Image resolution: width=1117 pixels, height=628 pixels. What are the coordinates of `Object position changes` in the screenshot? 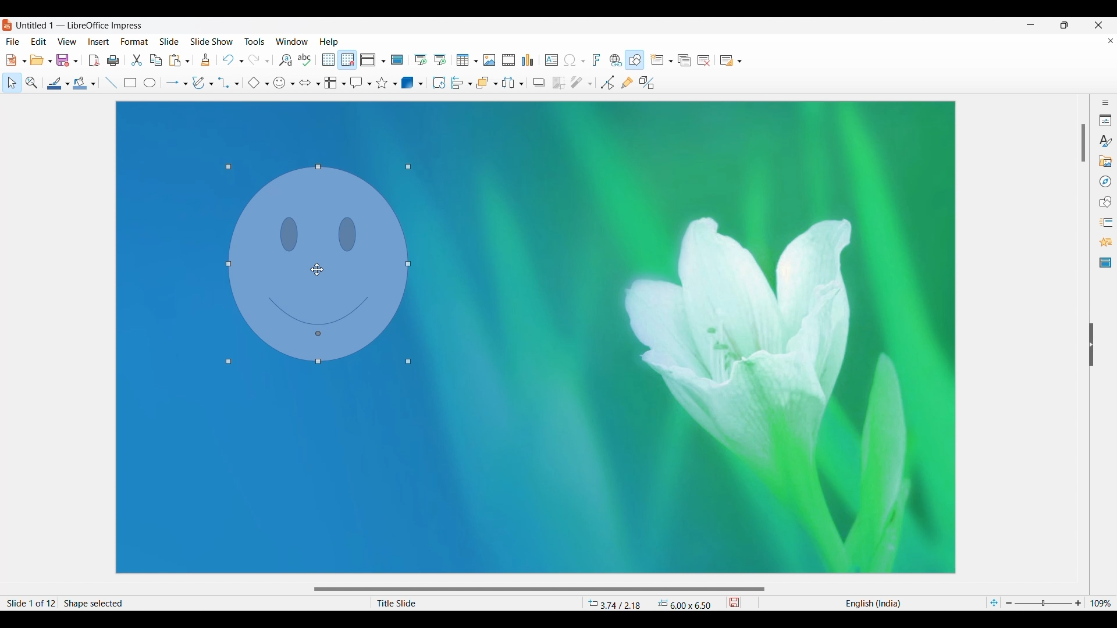 It's located at (319, 266).